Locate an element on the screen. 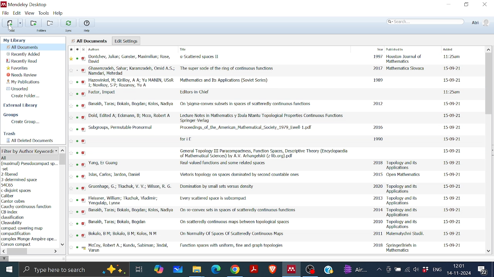  1989 is located at coordinates (377, 80).